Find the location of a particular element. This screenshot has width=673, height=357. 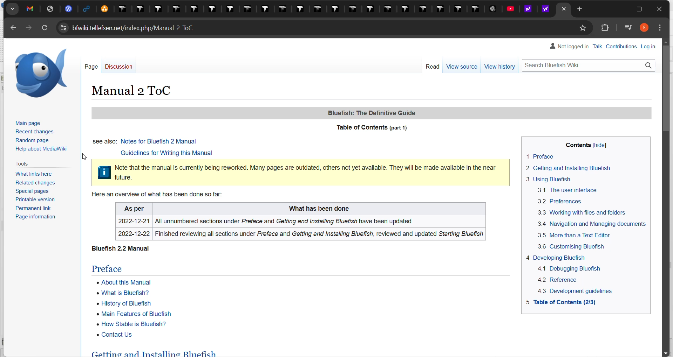

view source is located at coordinates (461, 68).